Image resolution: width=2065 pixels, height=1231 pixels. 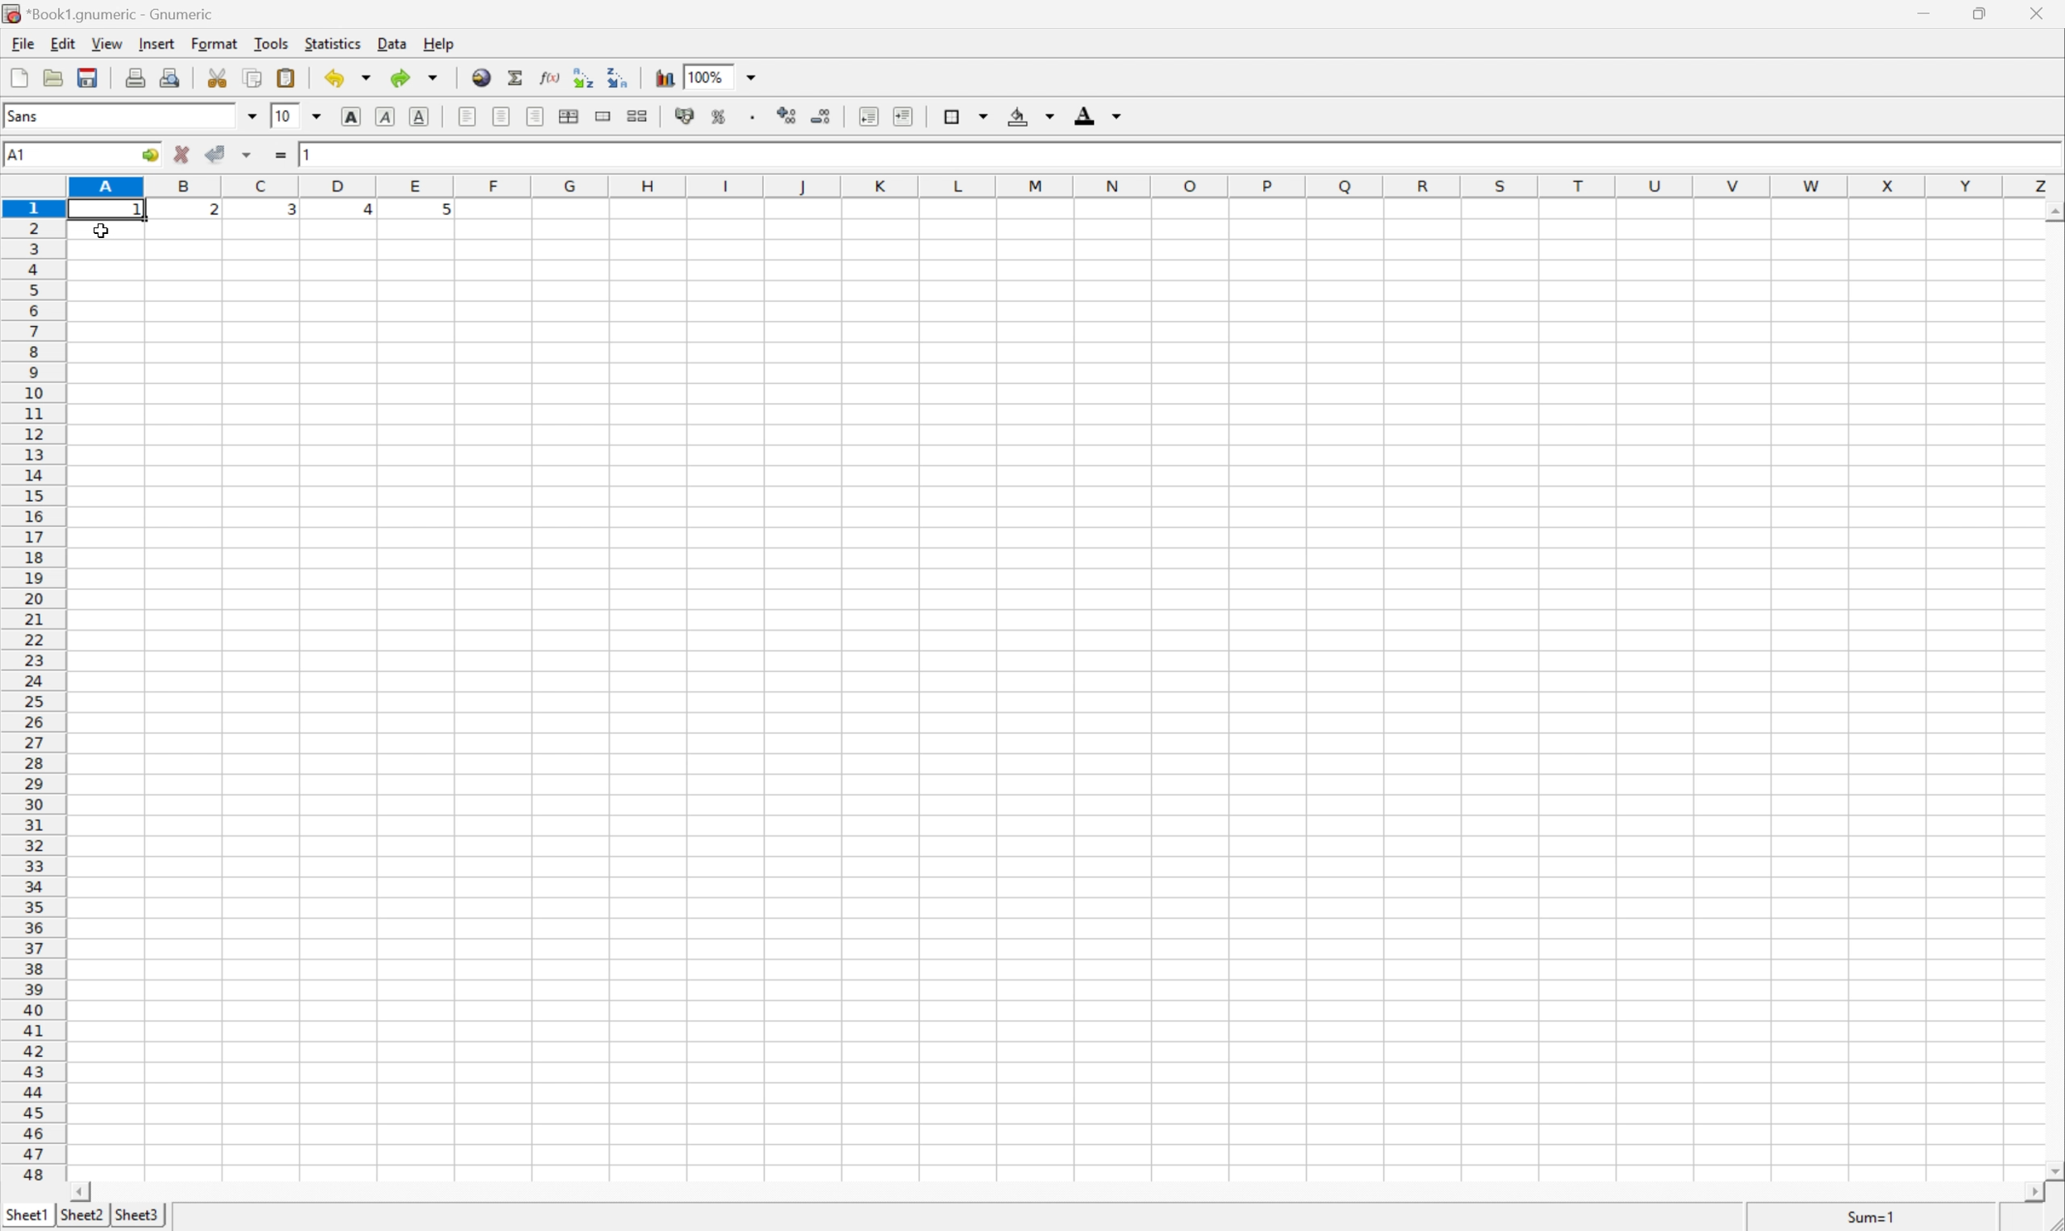 What do you see at coordinates (83, 1219) in the screenshot?
I see `sheet2` at bounding box center [83, 1219].